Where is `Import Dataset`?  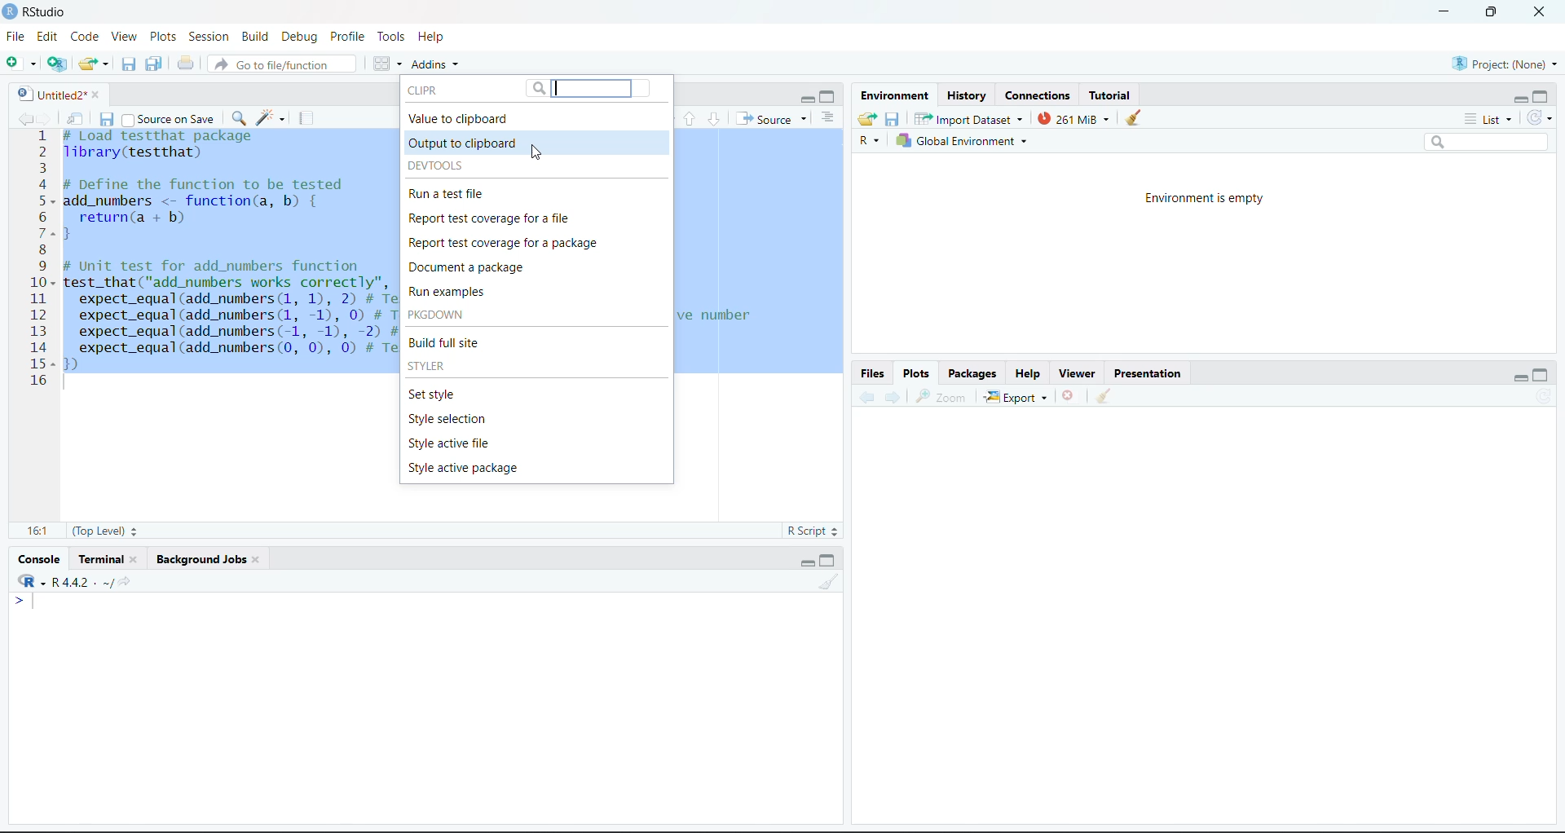
Import Dataset is located at coordinates (969, 119).